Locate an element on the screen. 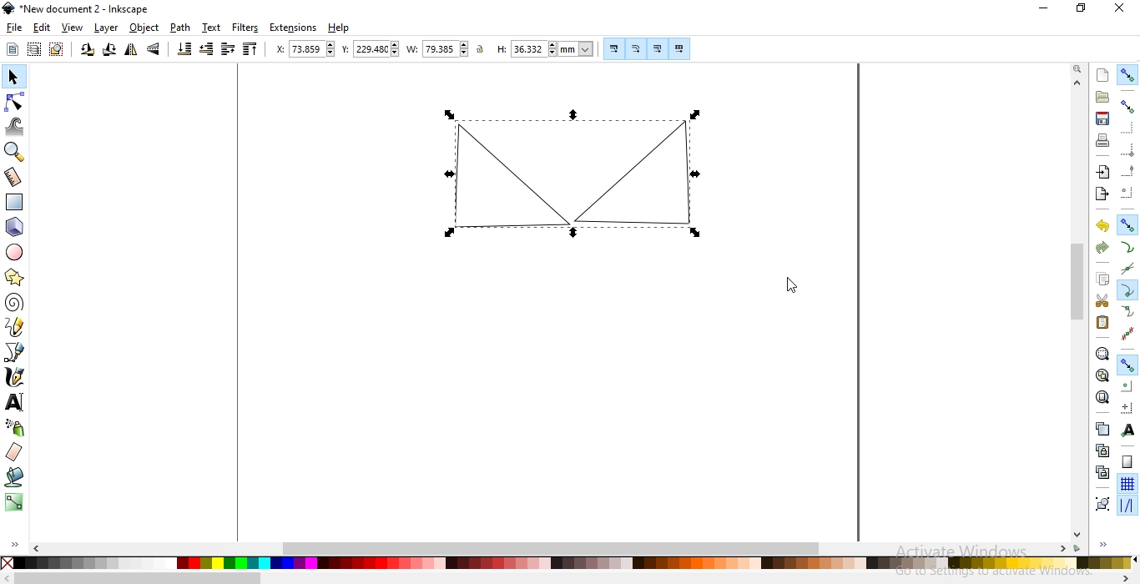  expand/hide sidebar is located at coordinates (12, 543).